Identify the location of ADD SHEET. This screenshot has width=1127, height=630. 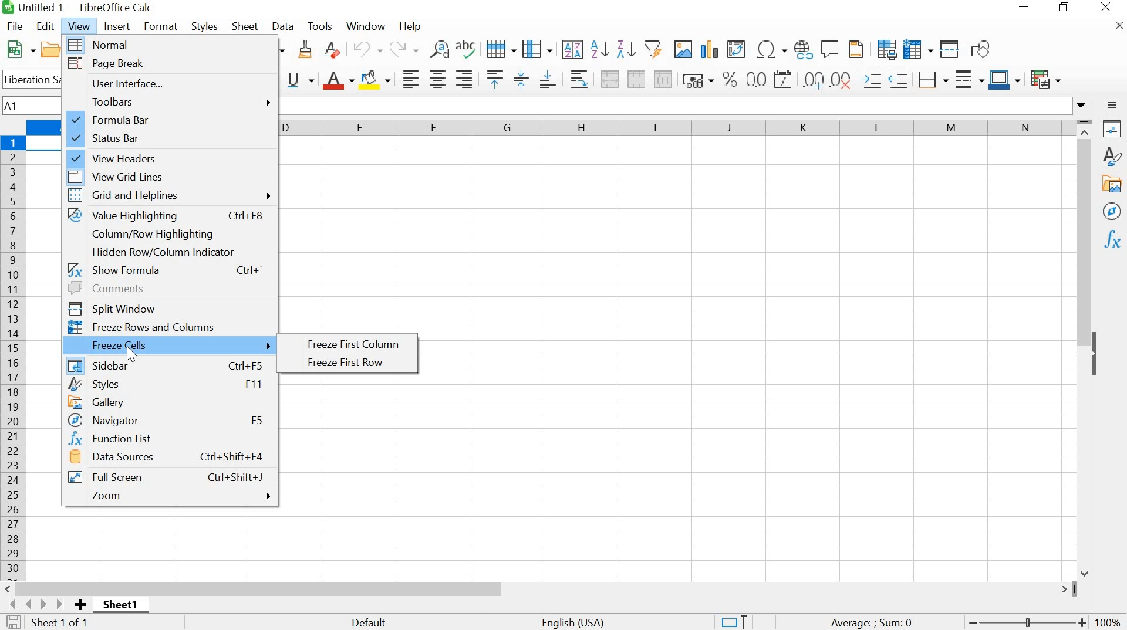
(82, 605).